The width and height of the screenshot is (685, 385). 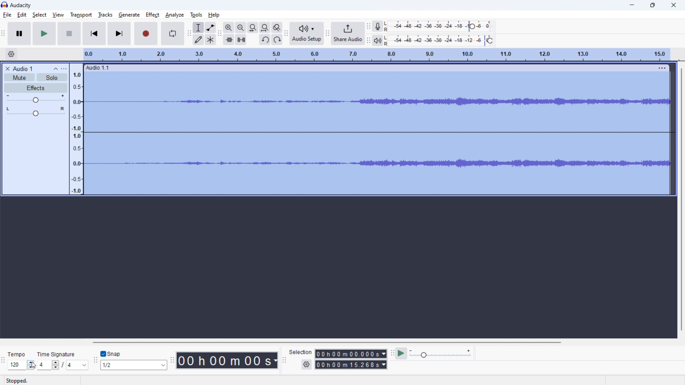 I want to click on select, so click(x=39, y=15).